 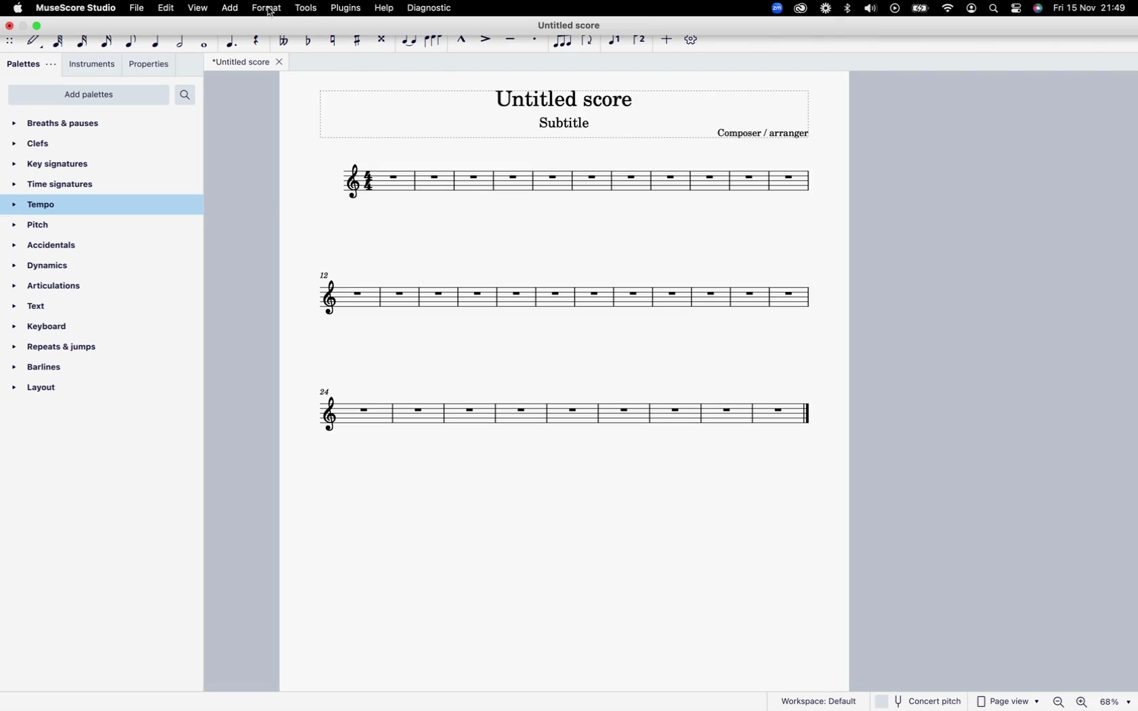 I want to click on tuplet, so click(x=563, y=42).